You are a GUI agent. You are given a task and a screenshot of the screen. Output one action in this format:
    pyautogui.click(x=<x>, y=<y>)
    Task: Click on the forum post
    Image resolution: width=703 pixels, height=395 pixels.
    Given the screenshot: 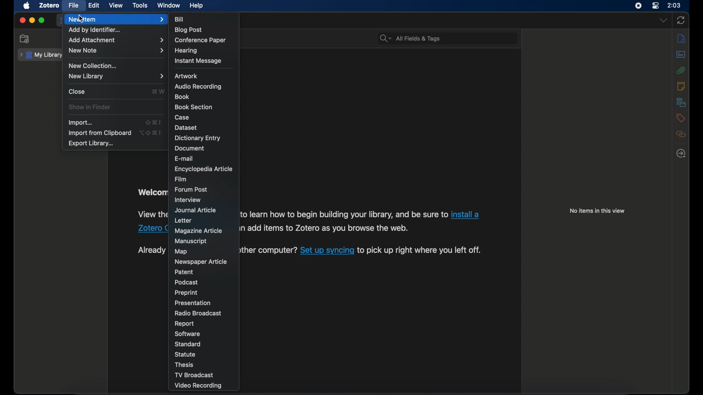 What is the action you would take?
    pyautogui.click(x=191, y=190)
    